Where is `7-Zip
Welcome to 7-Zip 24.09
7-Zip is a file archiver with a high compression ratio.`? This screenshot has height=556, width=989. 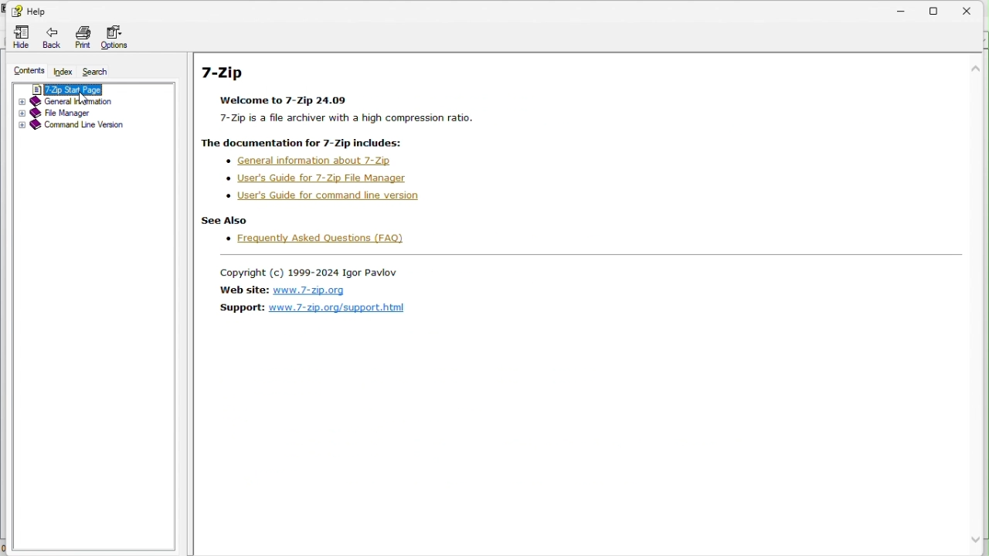
7-Zip
Welcome to 7-Zip 24.09
7-Zip is a file archiver with a high compression ratio. is located at coordinates (348, 94).